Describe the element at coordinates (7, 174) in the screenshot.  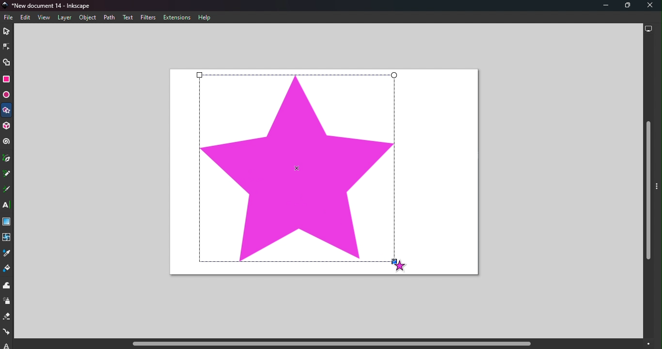
I see `Pencil tool` at that location.